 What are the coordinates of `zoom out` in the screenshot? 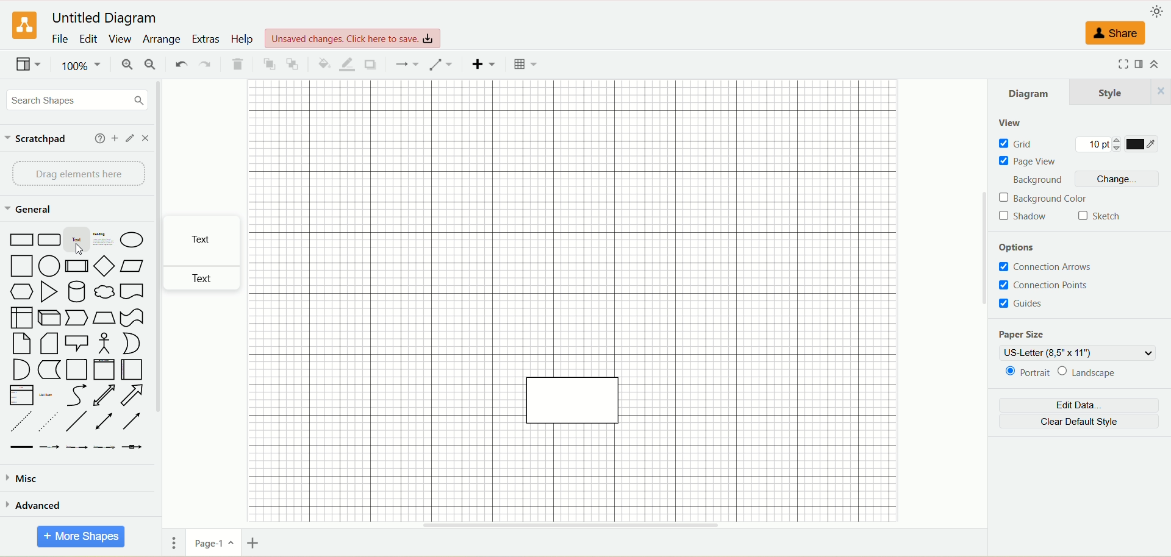 It's located at (149, 65).